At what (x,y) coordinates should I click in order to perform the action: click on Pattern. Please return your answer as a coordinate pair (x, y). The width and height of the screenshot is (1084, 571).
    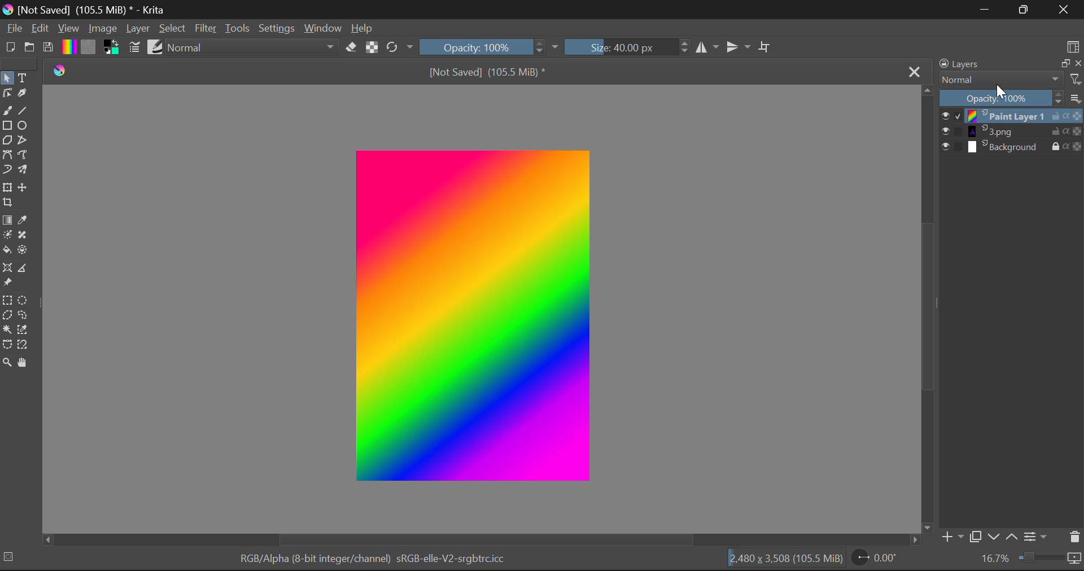
    Looking at the image, I should click on (90, 50).